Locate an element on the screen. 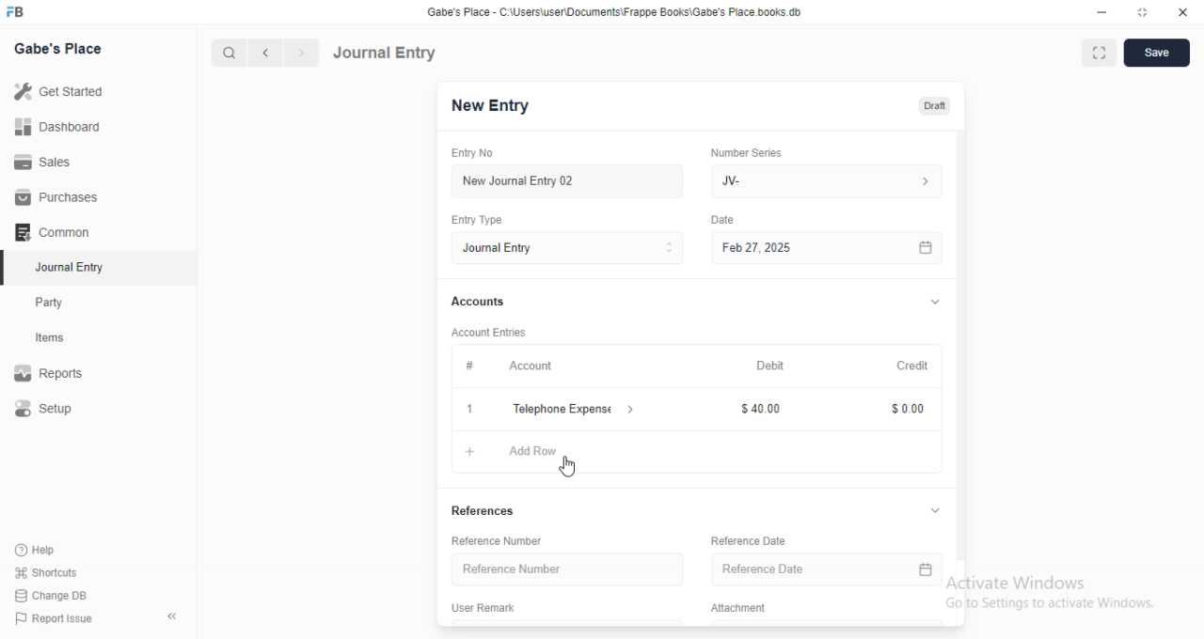 The image size is (1204, 639). ‘User Remark is located at coordinates (484, 606).